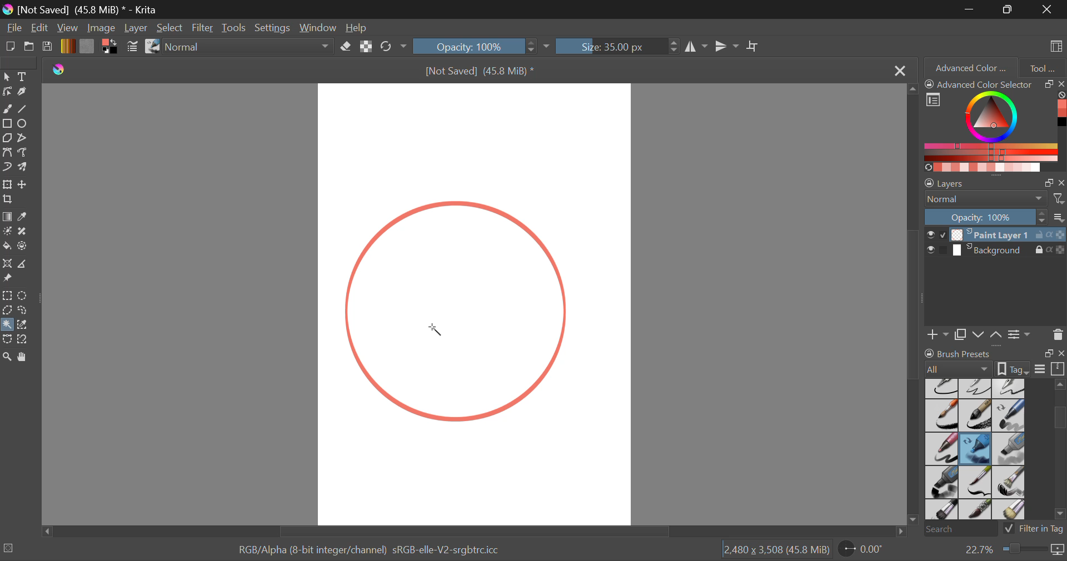 This screenshot has height=561, width=1067. I want to click on Freehand, so click(8, 109).